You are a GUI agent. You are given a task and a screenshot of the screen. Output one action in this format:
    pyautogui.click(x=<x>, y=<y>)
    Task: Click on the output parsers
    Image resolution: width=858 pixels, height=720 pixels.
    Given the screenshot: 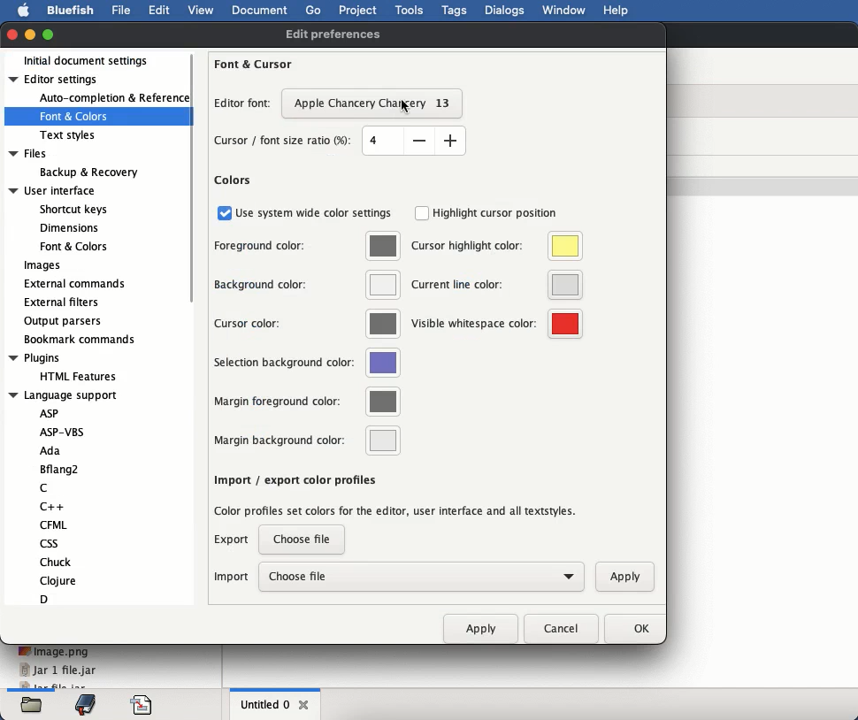 What is the action you would take?
    pyautogui.click(x=65, y=323)
    